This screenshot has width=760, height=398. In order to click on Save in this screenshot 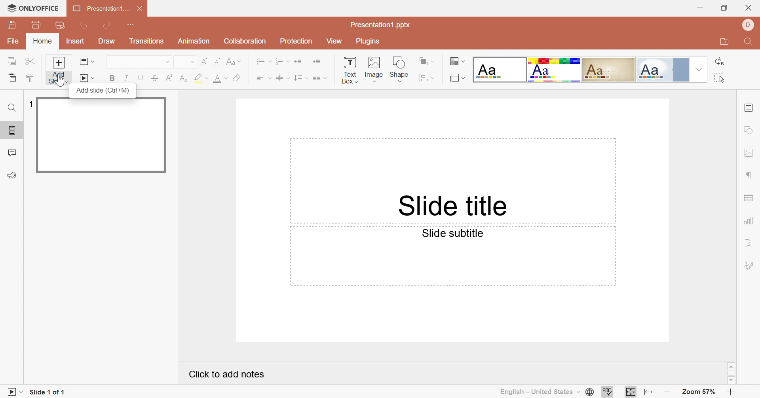, I will do `click(11, 25)`.